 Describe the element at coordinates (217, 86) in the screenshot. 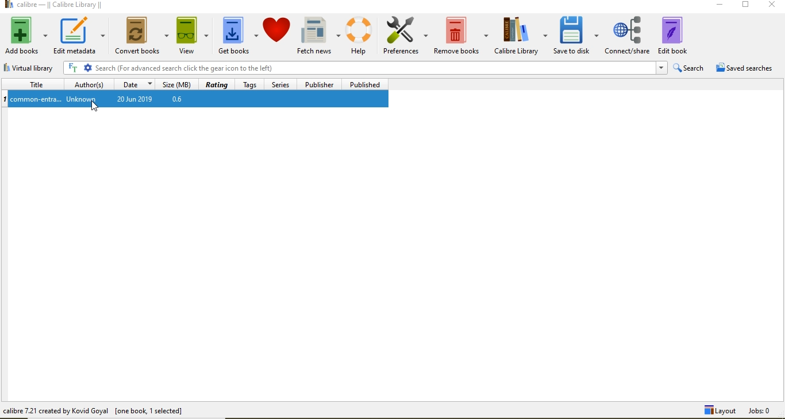

I see `rating` at that location.